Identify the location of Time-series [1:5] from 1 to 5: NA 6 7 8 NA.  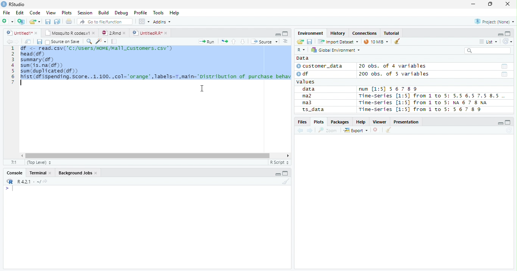
(426, 103).